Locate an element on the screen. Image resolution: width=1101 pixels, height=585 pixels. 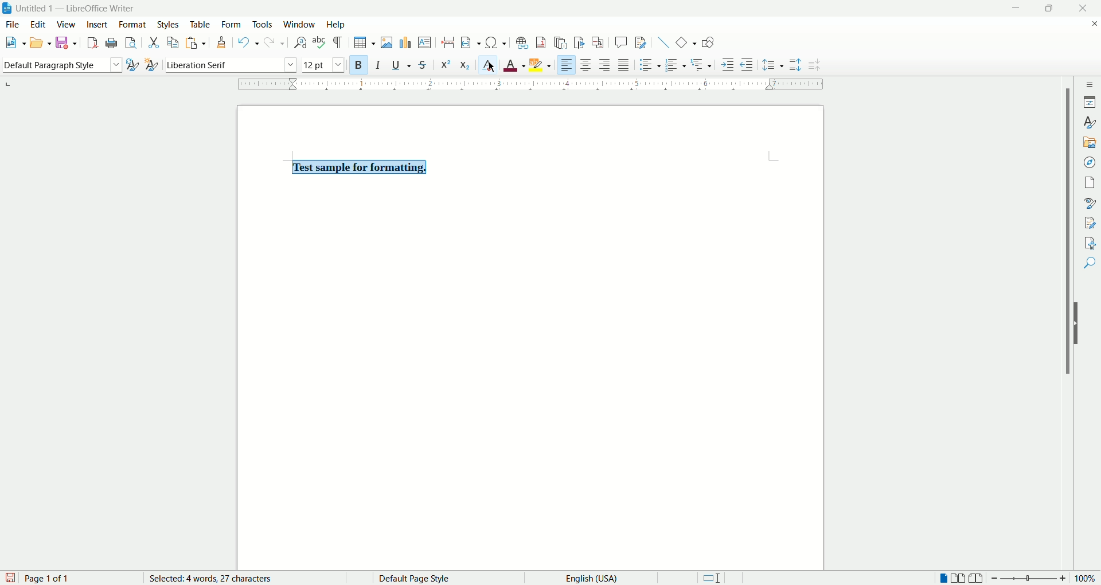
ruler bar is located at coordinates (533, 85).